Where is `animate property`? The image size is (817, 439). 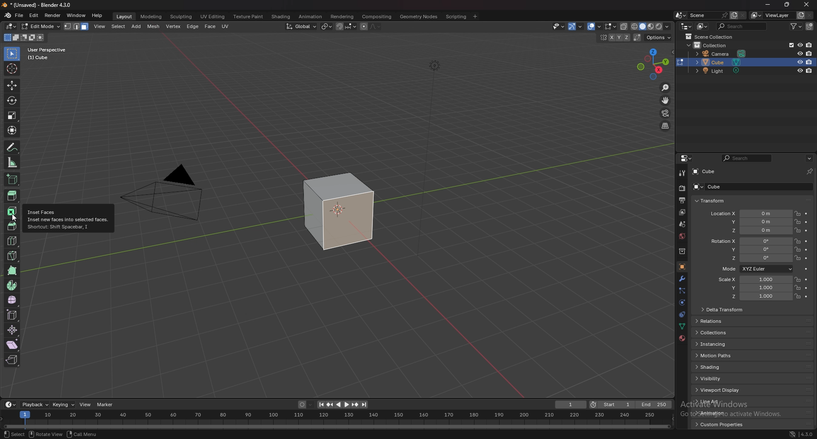
animate property is located at coordinates (807, 221).